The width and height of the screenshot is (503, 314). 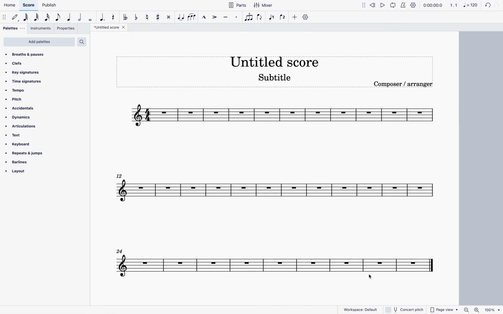 I want to click on properties, so click(x=67, y=28).